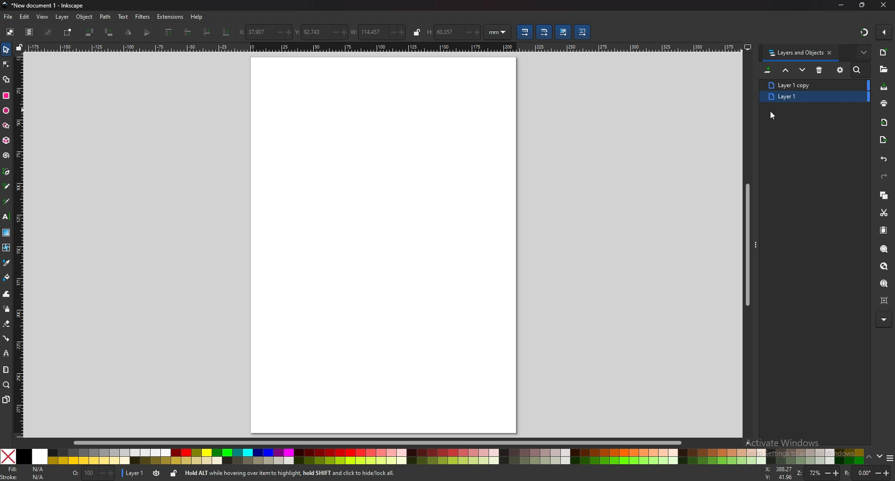 Image resolution: width=895 pixels, height=481 pixels. Describe the element at coordinates (188, 32) in the screenshot. I see `raise one step` at that location.